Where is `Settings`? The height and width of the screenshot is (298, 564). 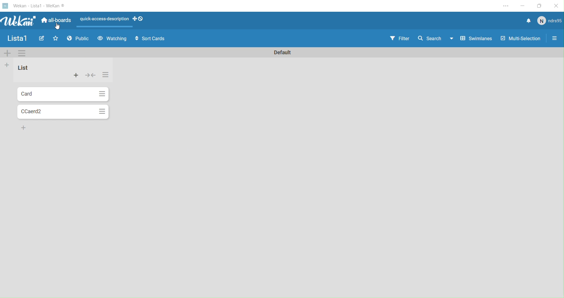
Settings is located at coordinates (557, 38).